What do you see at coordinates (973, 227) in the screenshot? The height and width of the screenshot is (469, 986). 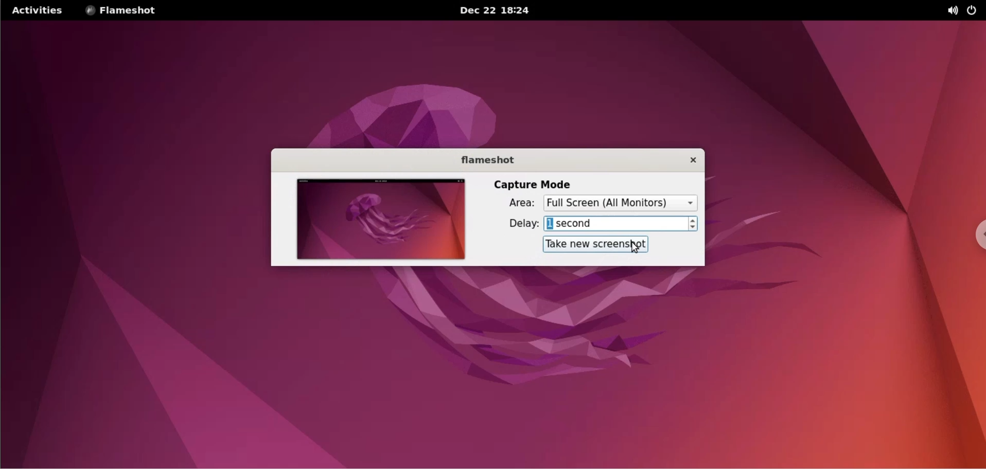 I see `chrome options` at bounding box center [973, 227].